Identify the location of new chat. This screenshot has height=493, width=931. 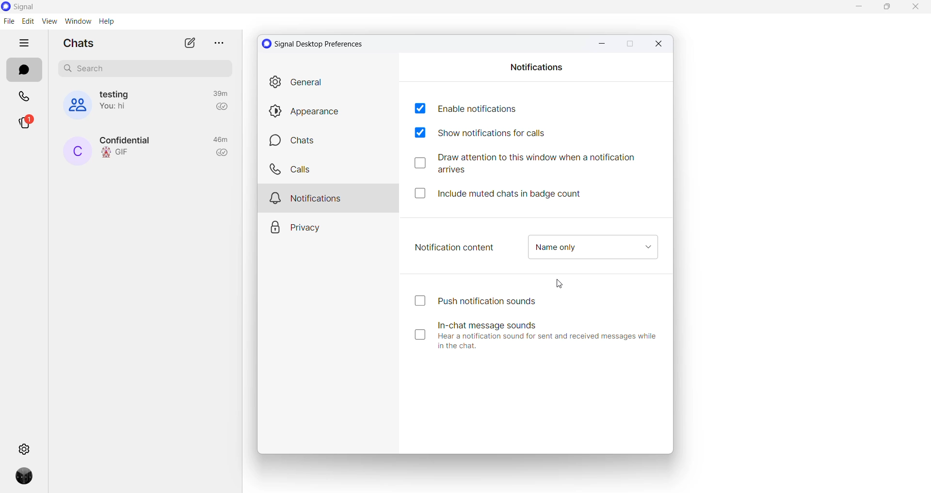
(189, 44).